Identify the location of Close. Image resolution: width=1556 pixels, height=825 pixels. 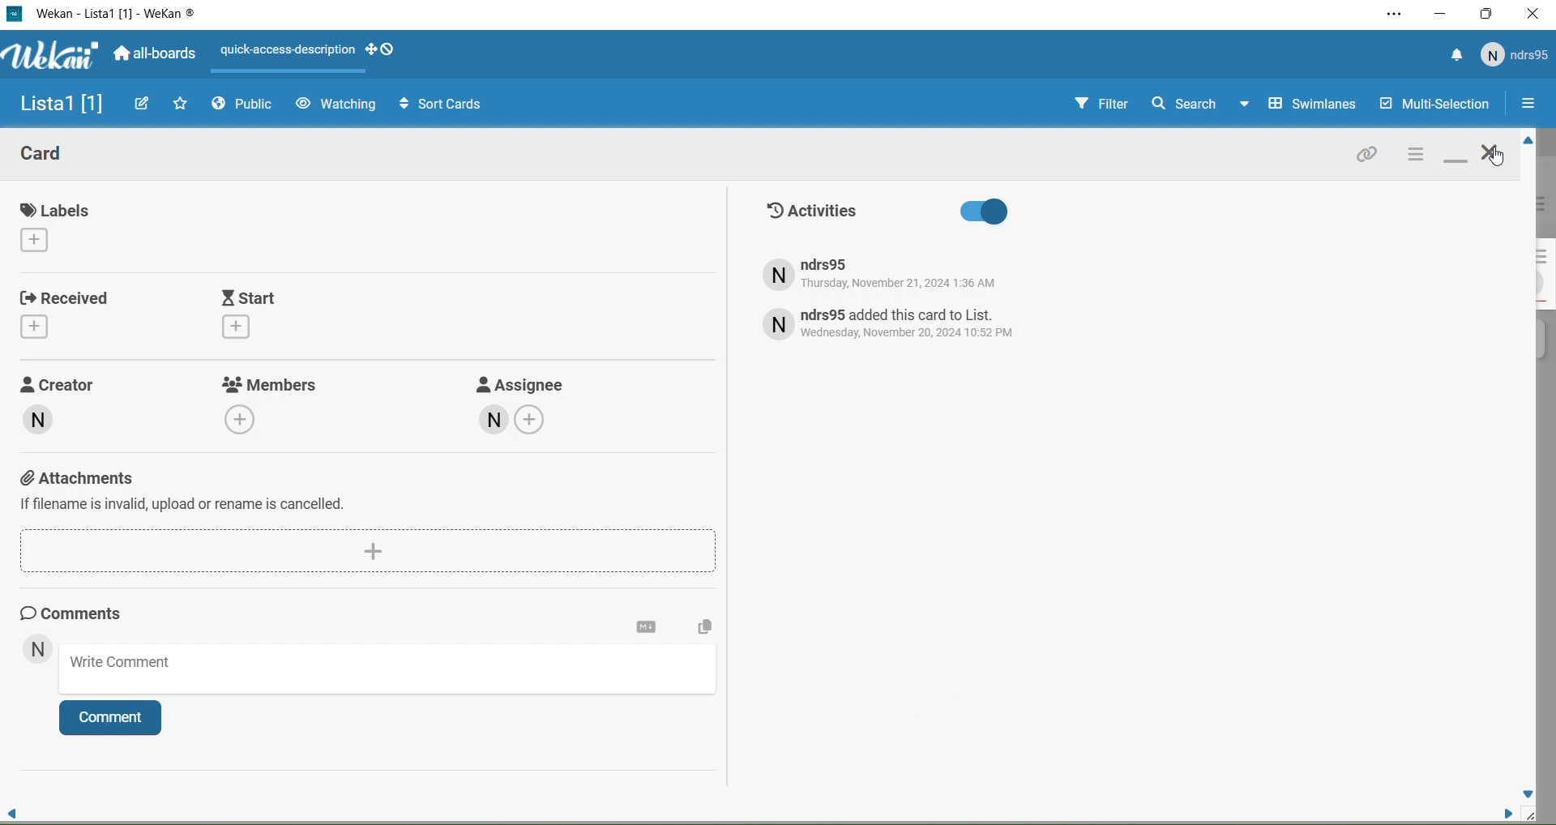
(1491, 155).